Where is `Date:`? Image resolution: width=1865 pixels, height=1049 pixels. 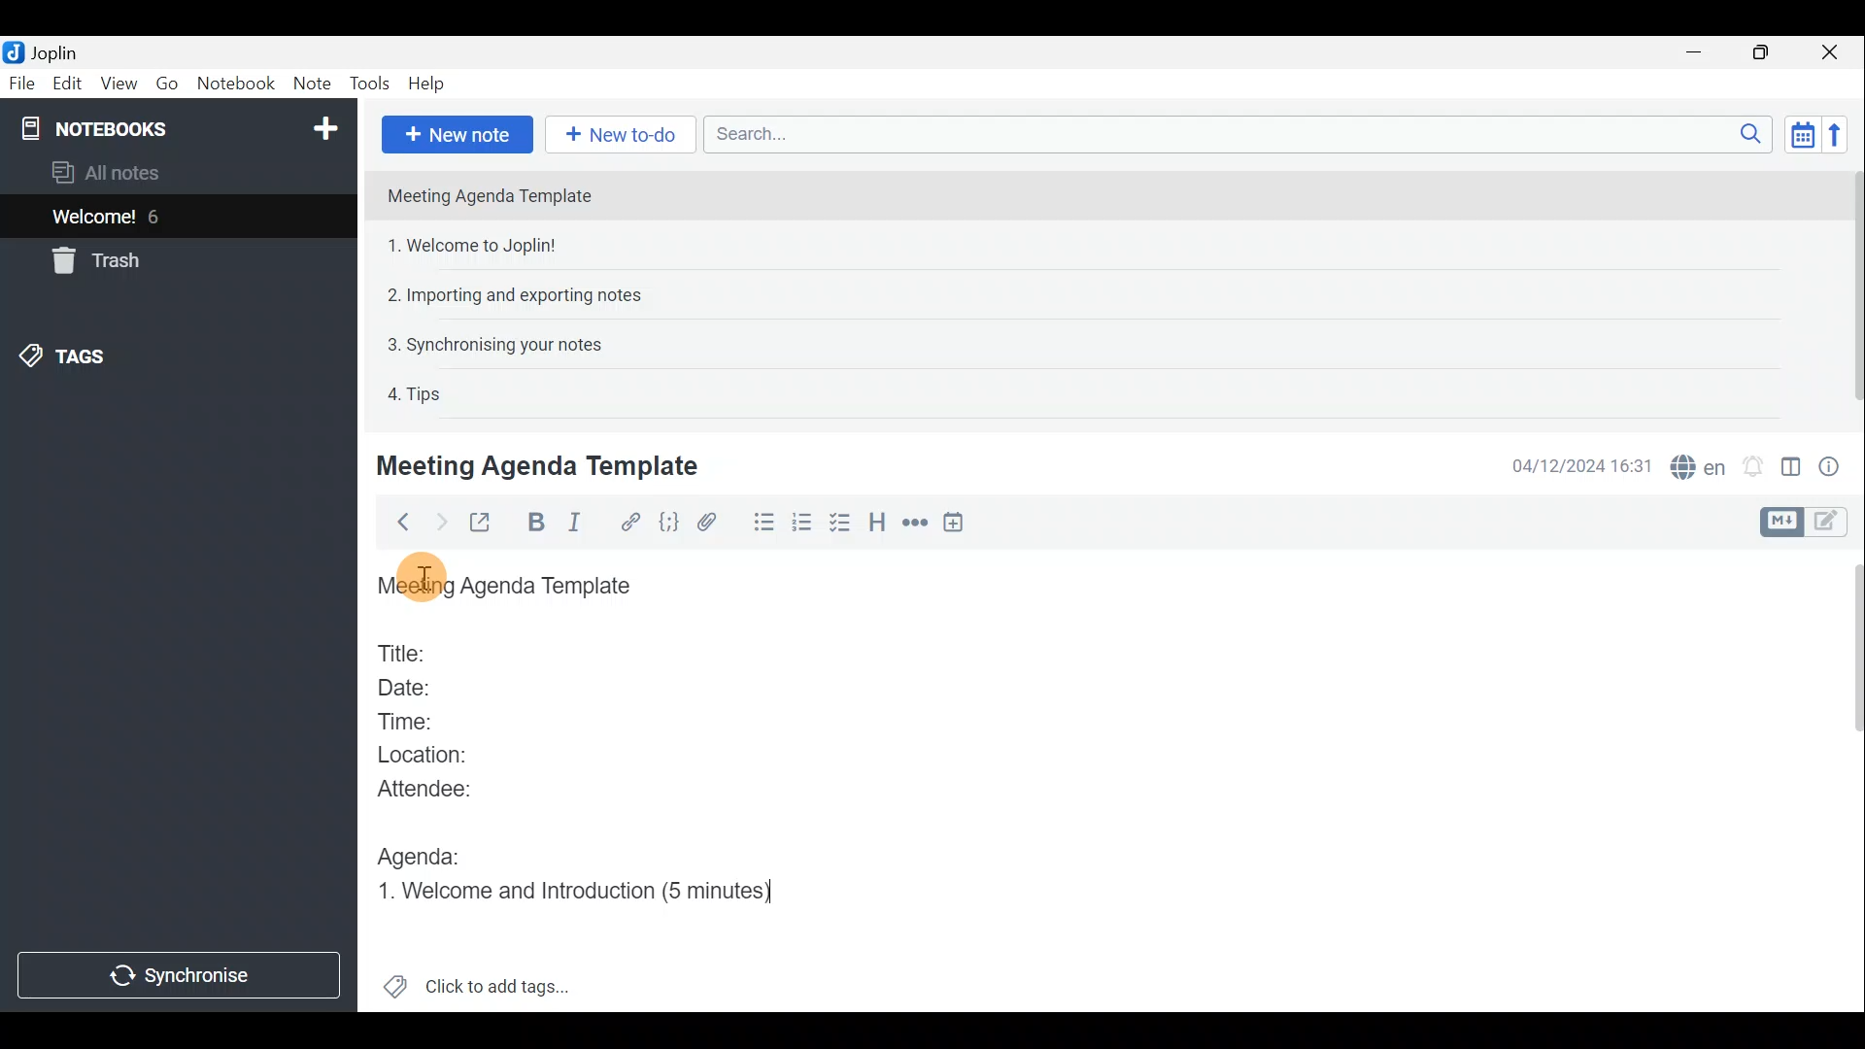
Date: is located at coordinates (421, 685).